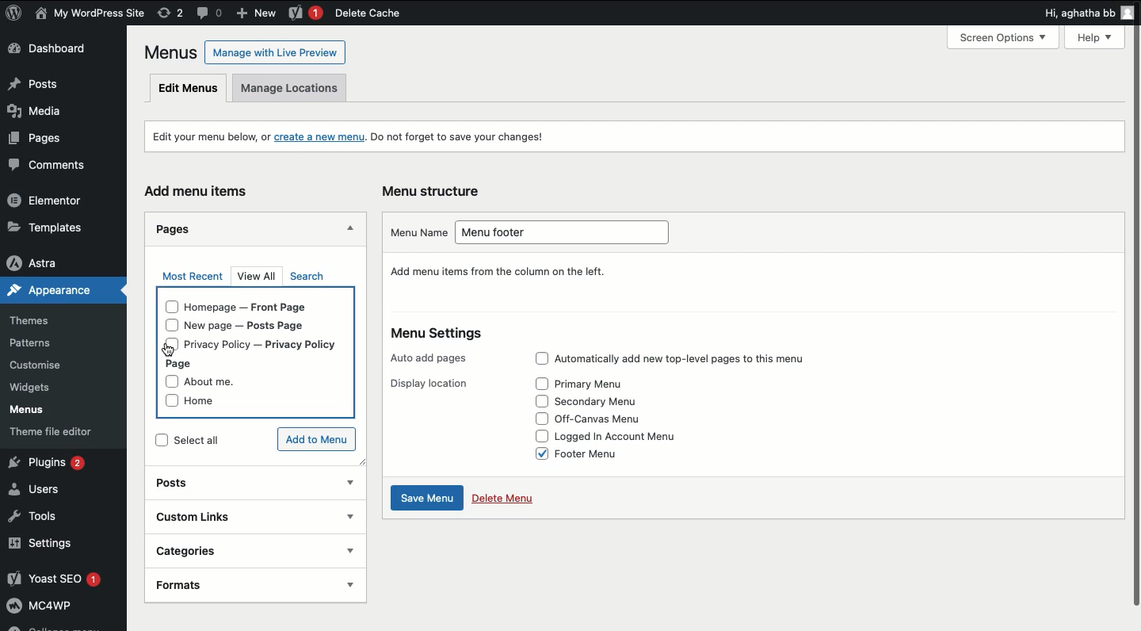 Image resolution: width=1141 pixels, height=631 pixels. What do you see at coordinates (306, 277) in the screenshot?
I see `Search` at bounding box center [306, 277].